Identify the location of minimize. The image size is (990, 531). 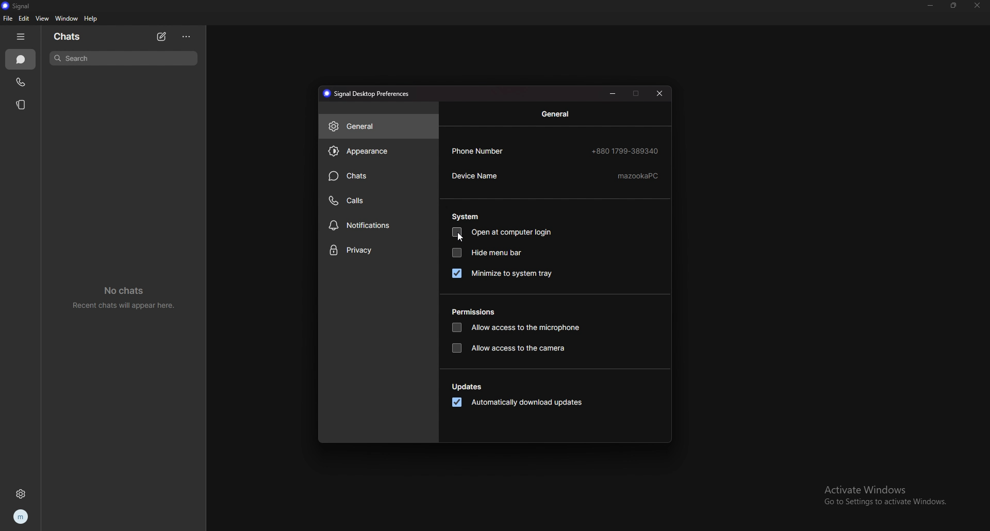
(931, 6).